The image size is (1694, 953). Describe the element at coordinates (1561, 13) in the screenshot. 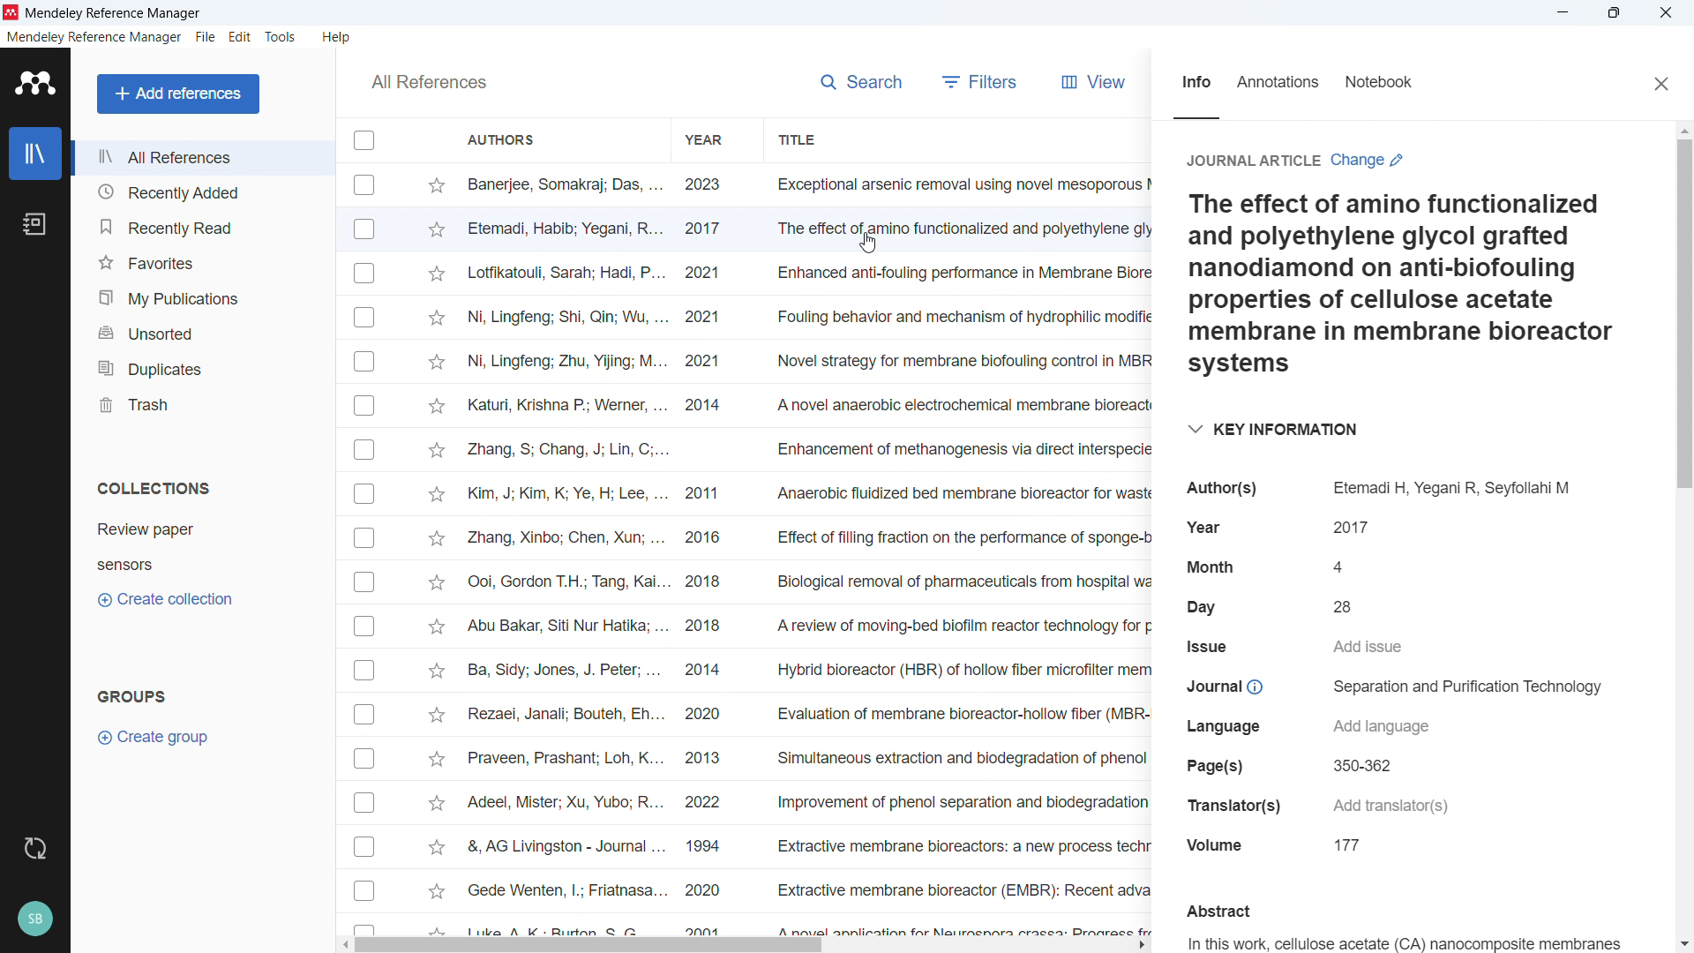

I see `minimise ` at that location.